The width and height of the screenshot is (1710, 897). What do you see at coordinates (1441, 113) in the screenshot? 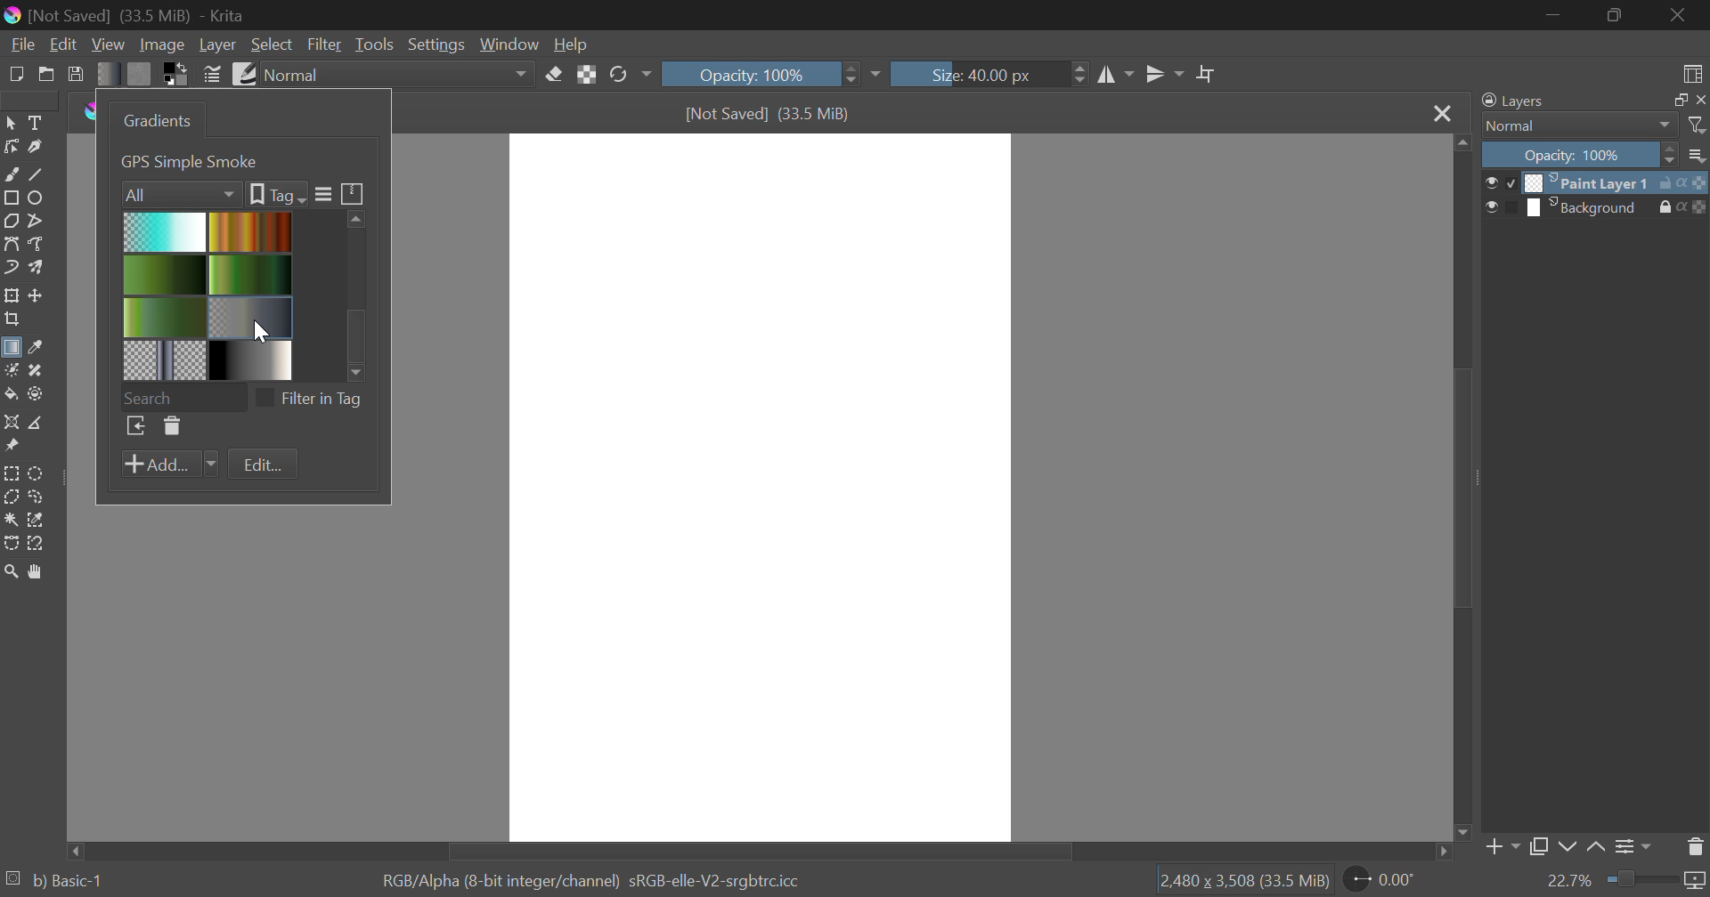
I see `Close` at bounding box center [1441, 113].